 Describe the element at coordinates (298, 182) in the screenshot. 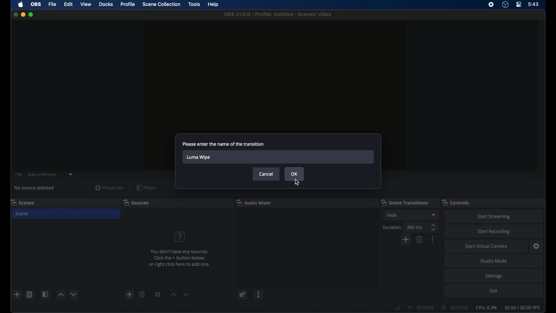

I see `cursor` at that location.